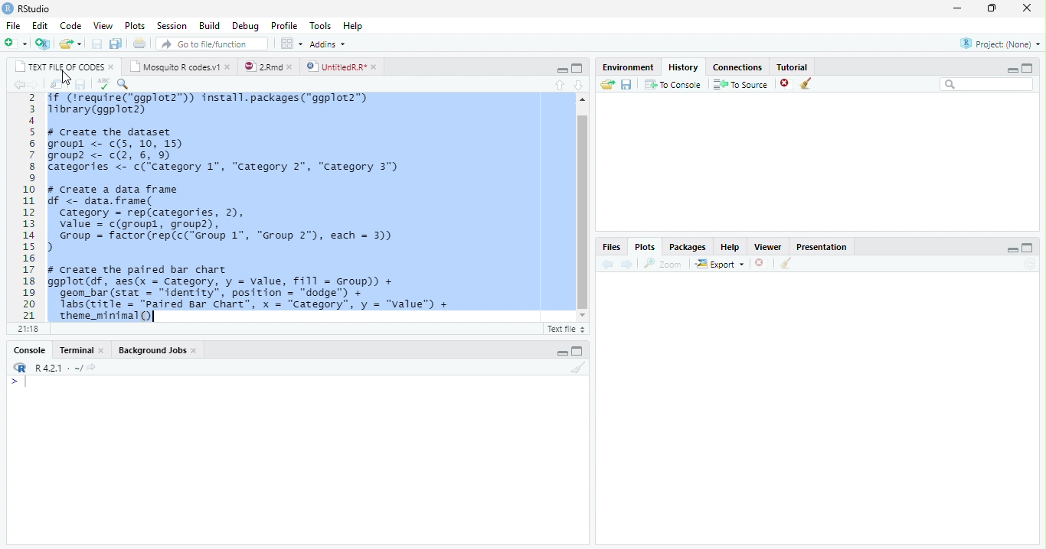 The width and height of the screenshot is (1046, 549). Describe the element at coordinates (1025, 8) in the screenshot. I see `close` at that location.